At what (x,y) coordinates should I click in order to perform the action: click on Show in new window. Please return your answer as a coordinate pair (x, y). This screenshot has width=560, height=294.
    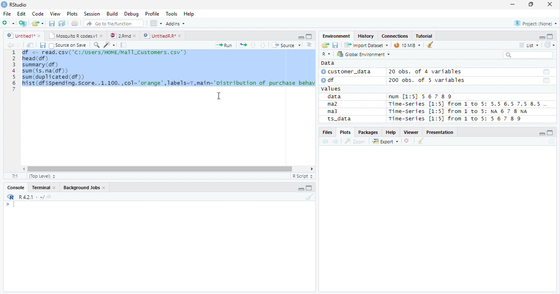
    Looking at the image, I should click on (31, 45).